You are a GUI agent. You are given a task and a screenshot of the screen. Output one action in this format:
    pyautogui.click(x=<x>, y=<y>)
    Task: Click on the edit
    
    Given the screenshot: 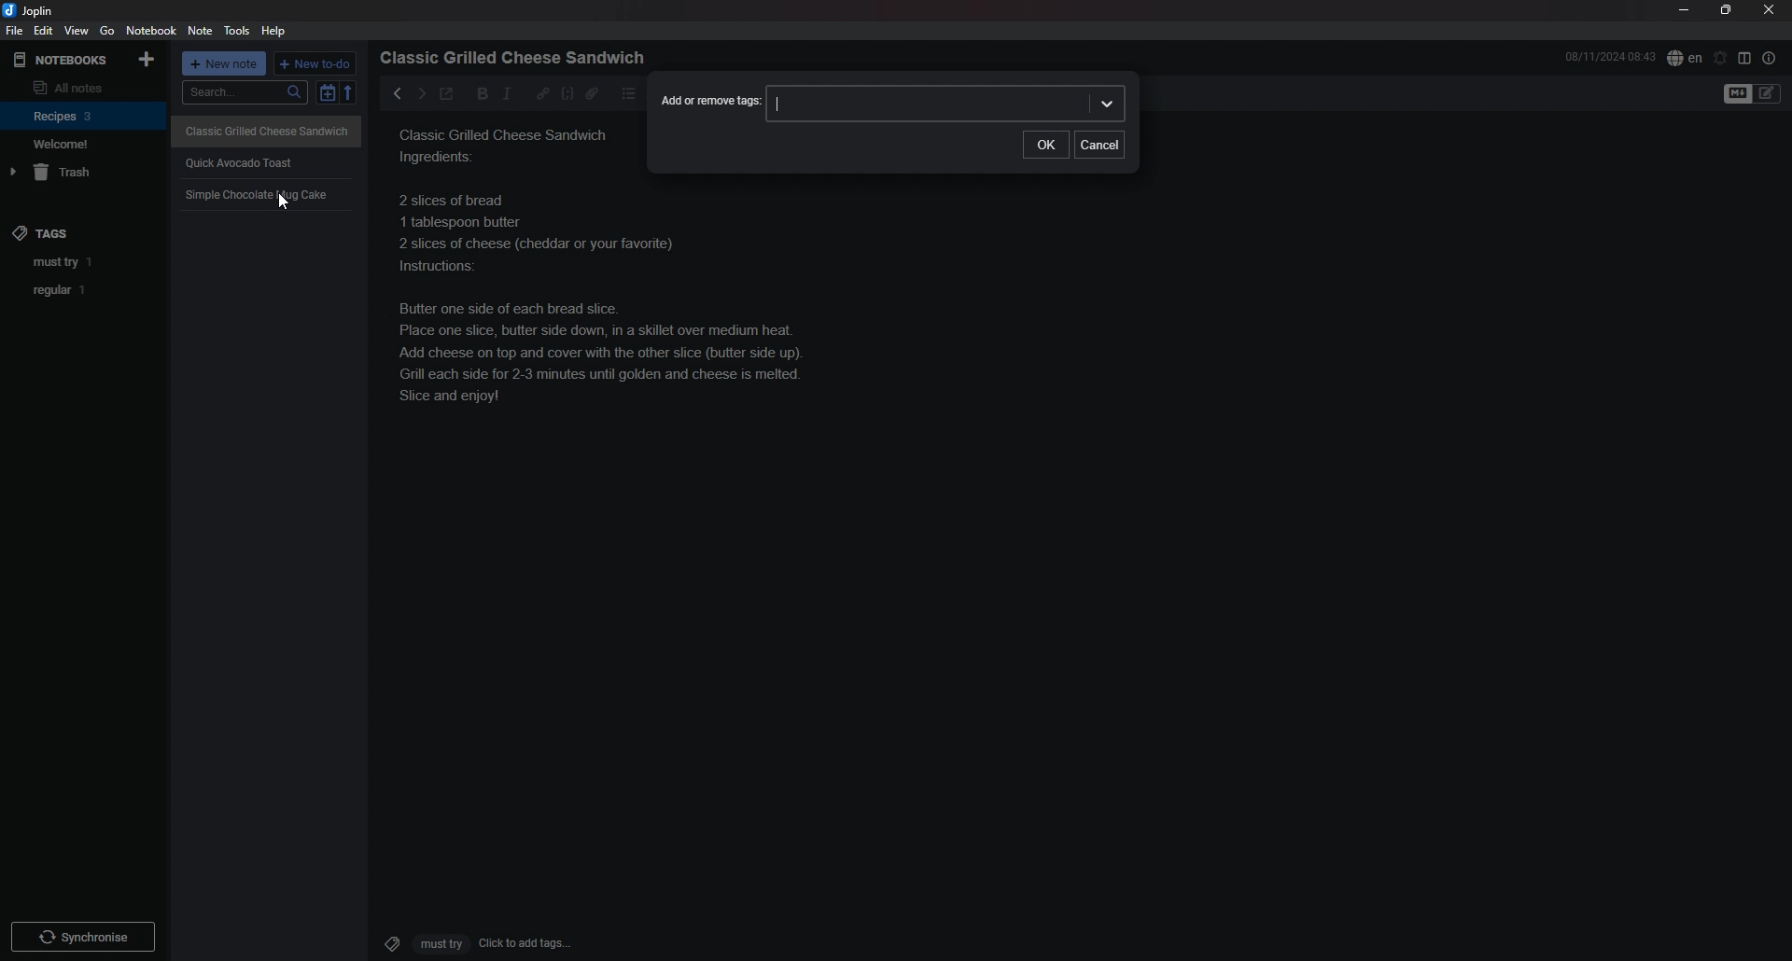 What is the action you would take?
    pyautogui.click(x=42, y=31)
    